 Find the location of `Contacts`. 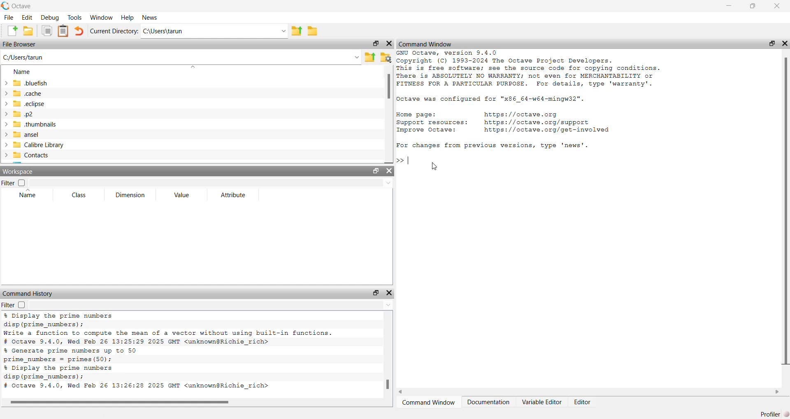

Contacts is located at coordinates (32, 155).